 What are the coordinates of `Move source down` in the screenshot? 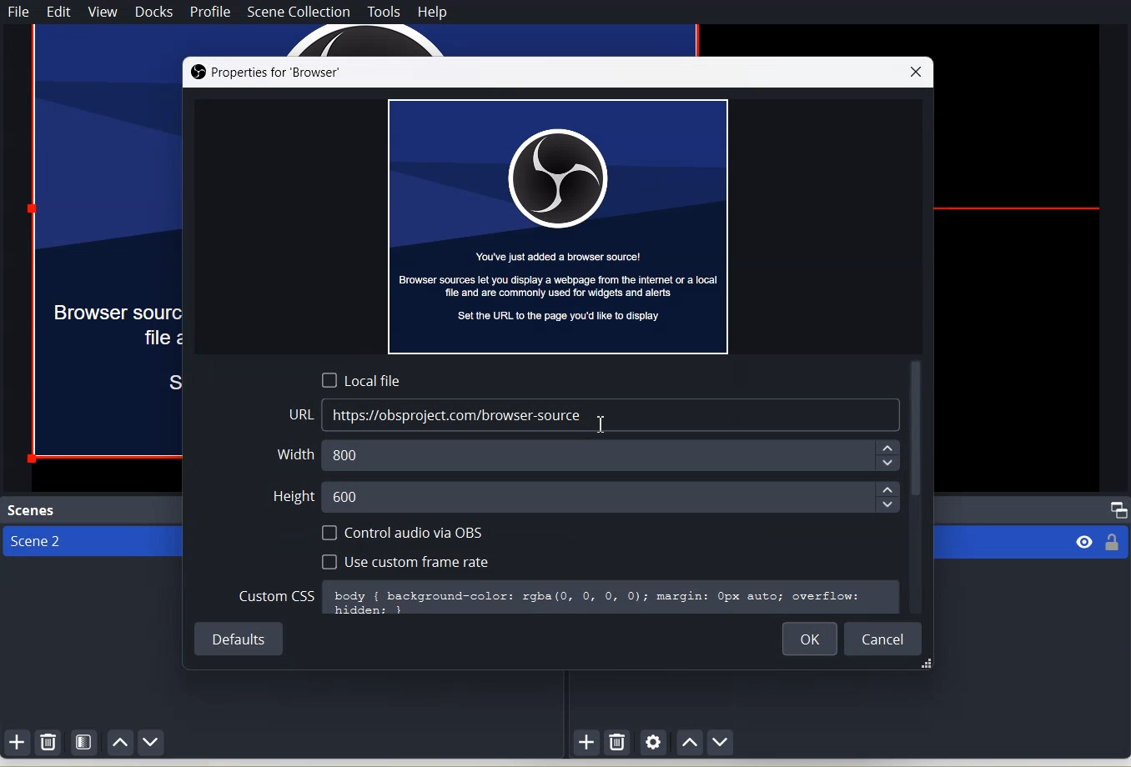 It's located at (721, 742).